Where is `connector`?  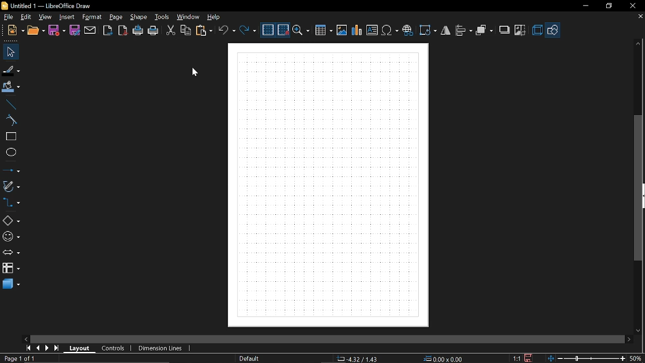 connector is located at coordinates (11, 205).